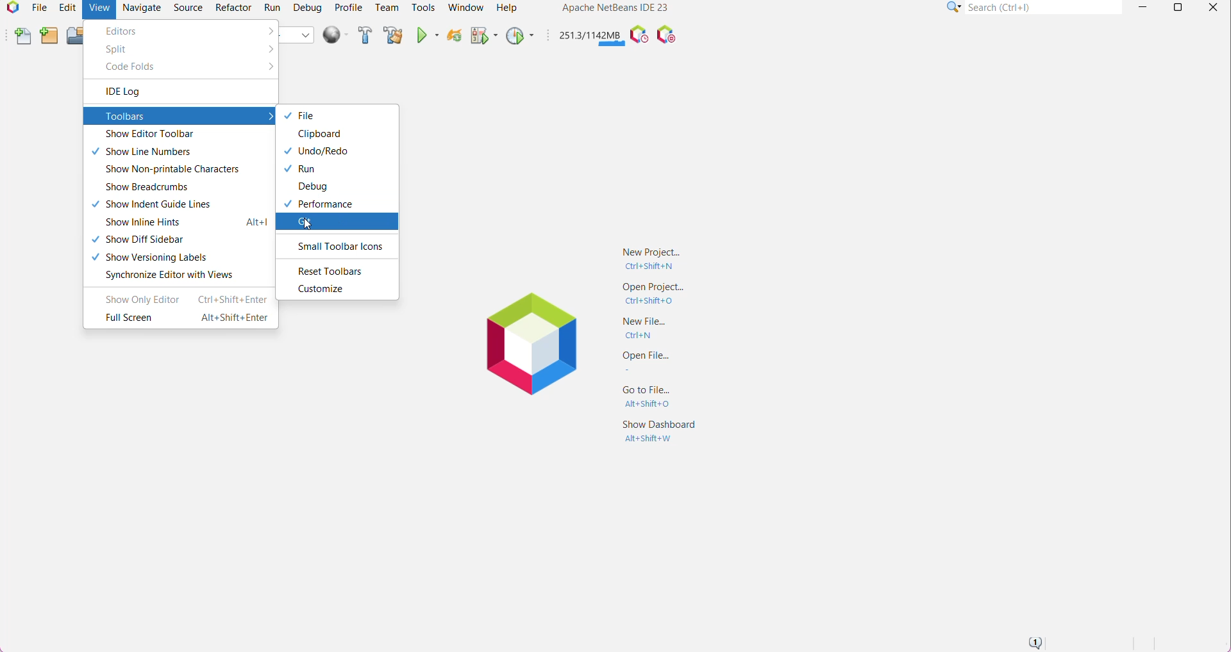  What do you see at coordinates (393, 36) in the screenshot?
I see `Clean and Build Main Project` at bounding box center [393, 36].